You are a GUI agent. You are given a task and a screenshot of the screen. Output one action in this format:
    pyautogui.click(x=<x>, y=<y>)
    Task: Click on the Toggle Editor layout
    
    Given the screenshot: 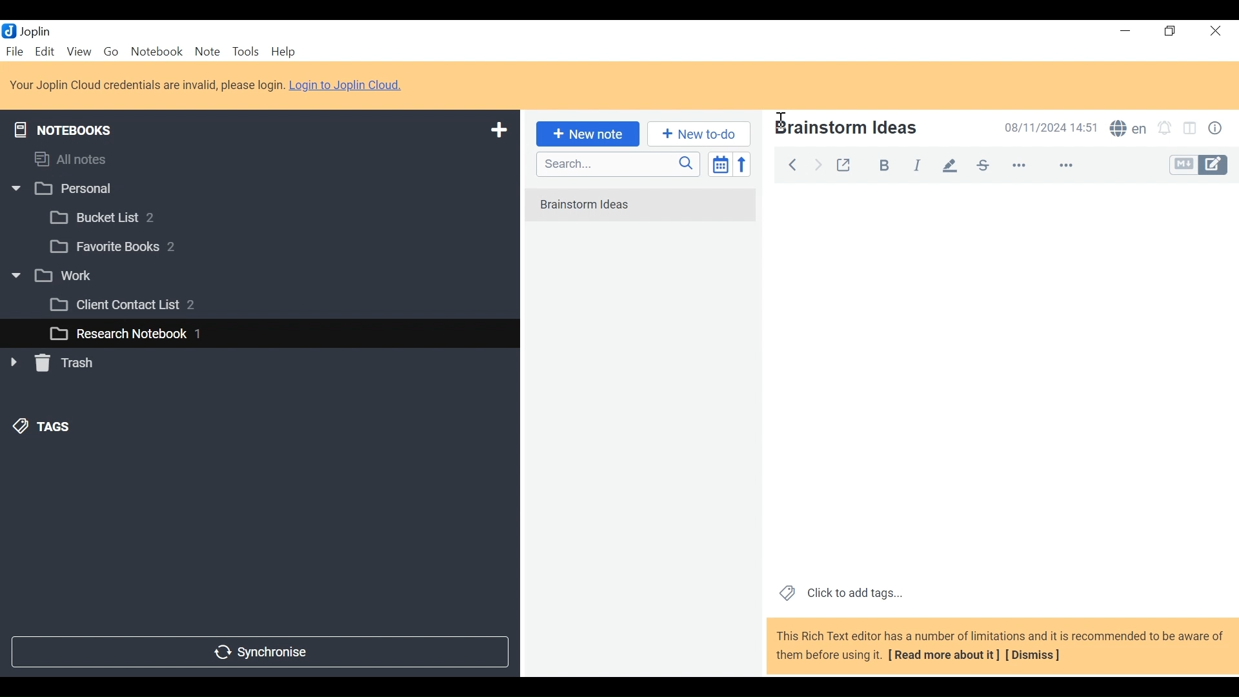 What is the action you would take?
    pyautogui.click(x=1191, y=130)
    